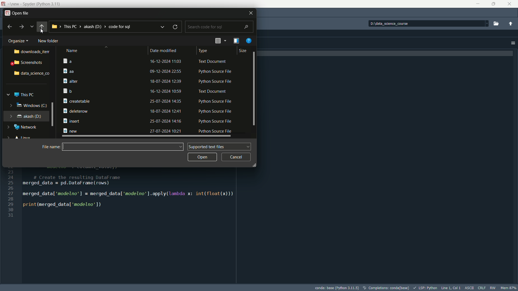 This screenshot has height=291, width=518. I want to click on a, so click(72, 61).